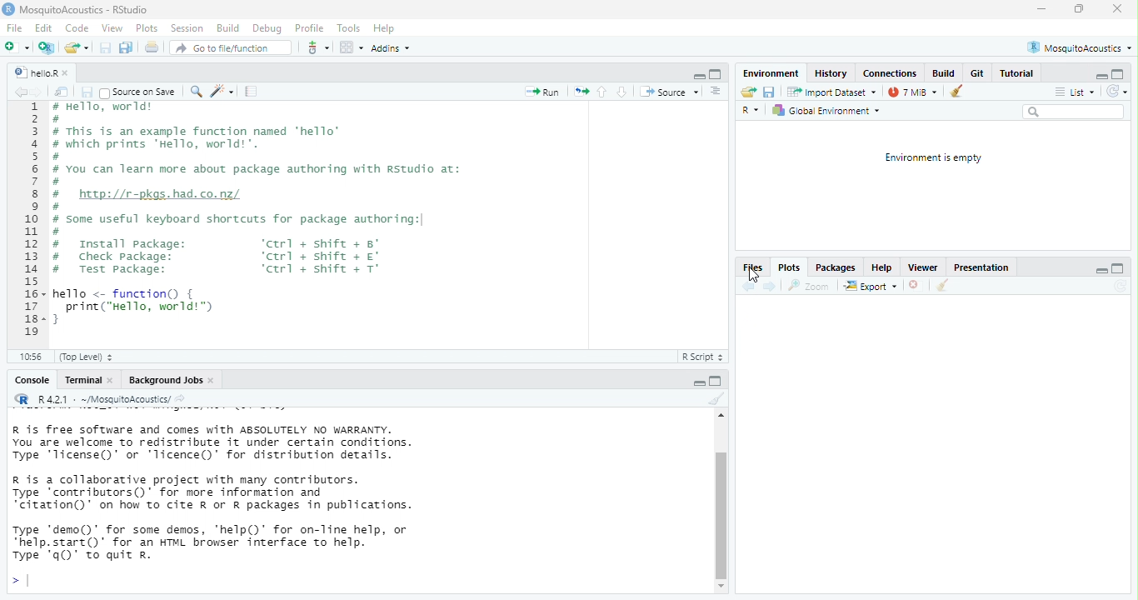 The image size is (1138, 600). I want to click on hide console, so click(1120, 267).